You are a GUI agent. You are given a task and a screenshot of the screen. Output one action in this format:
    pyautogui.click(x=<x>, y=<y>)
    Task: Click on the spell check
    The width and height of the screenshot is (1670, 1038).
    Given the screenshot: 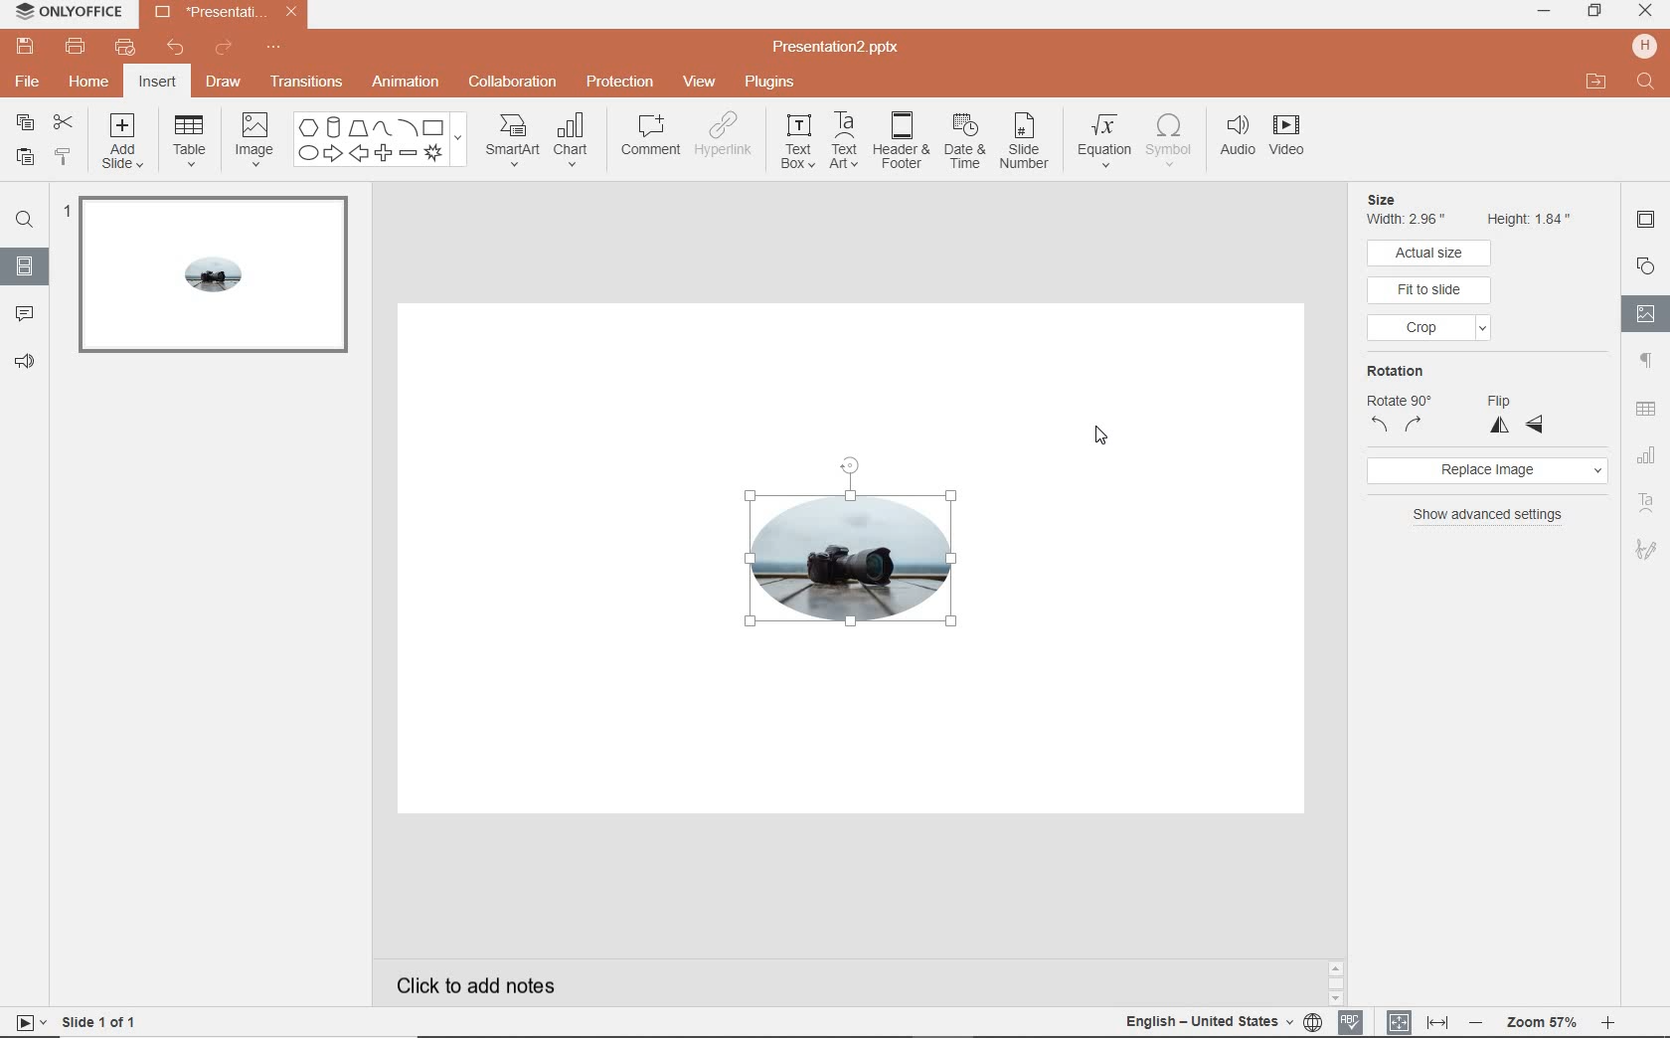 What is the action you would take?
    pyautogui.click(x=1353, y=1022)
    